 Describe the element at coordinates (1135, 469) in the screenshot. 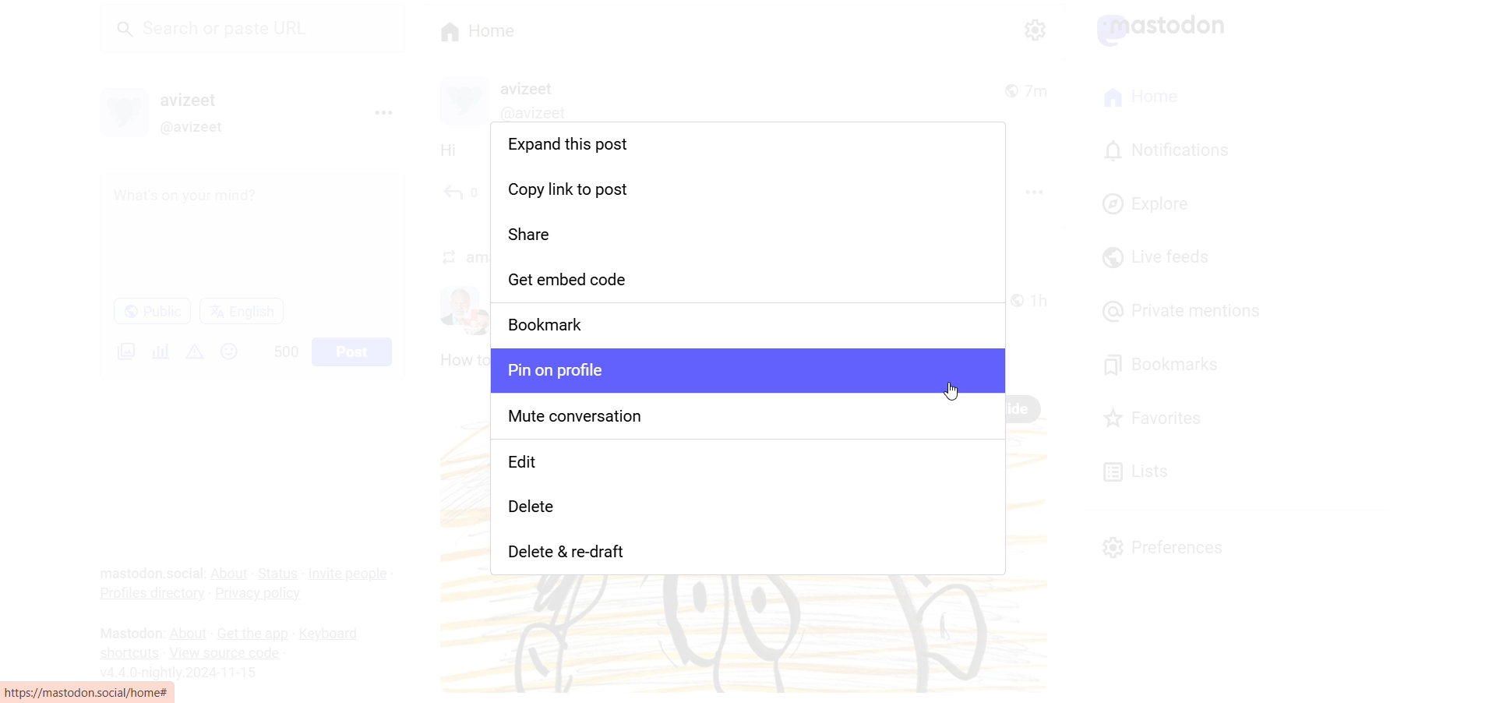

I see `Lists` at that location.